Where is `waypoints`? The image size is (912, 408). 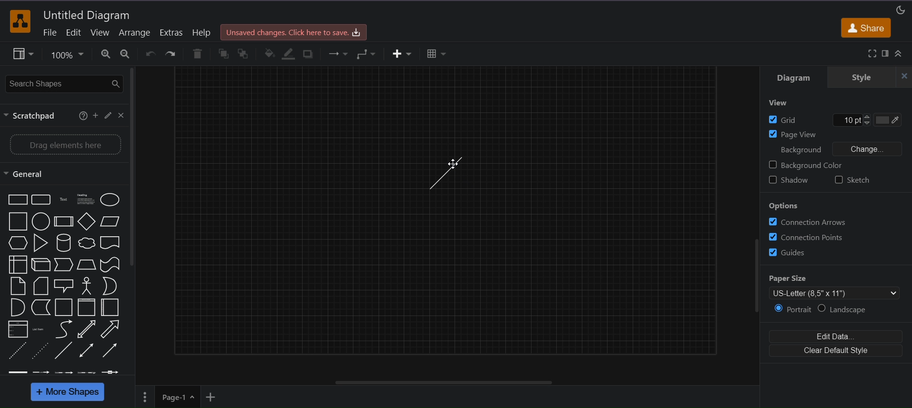 waypoints is located at coordinates (368, 53).